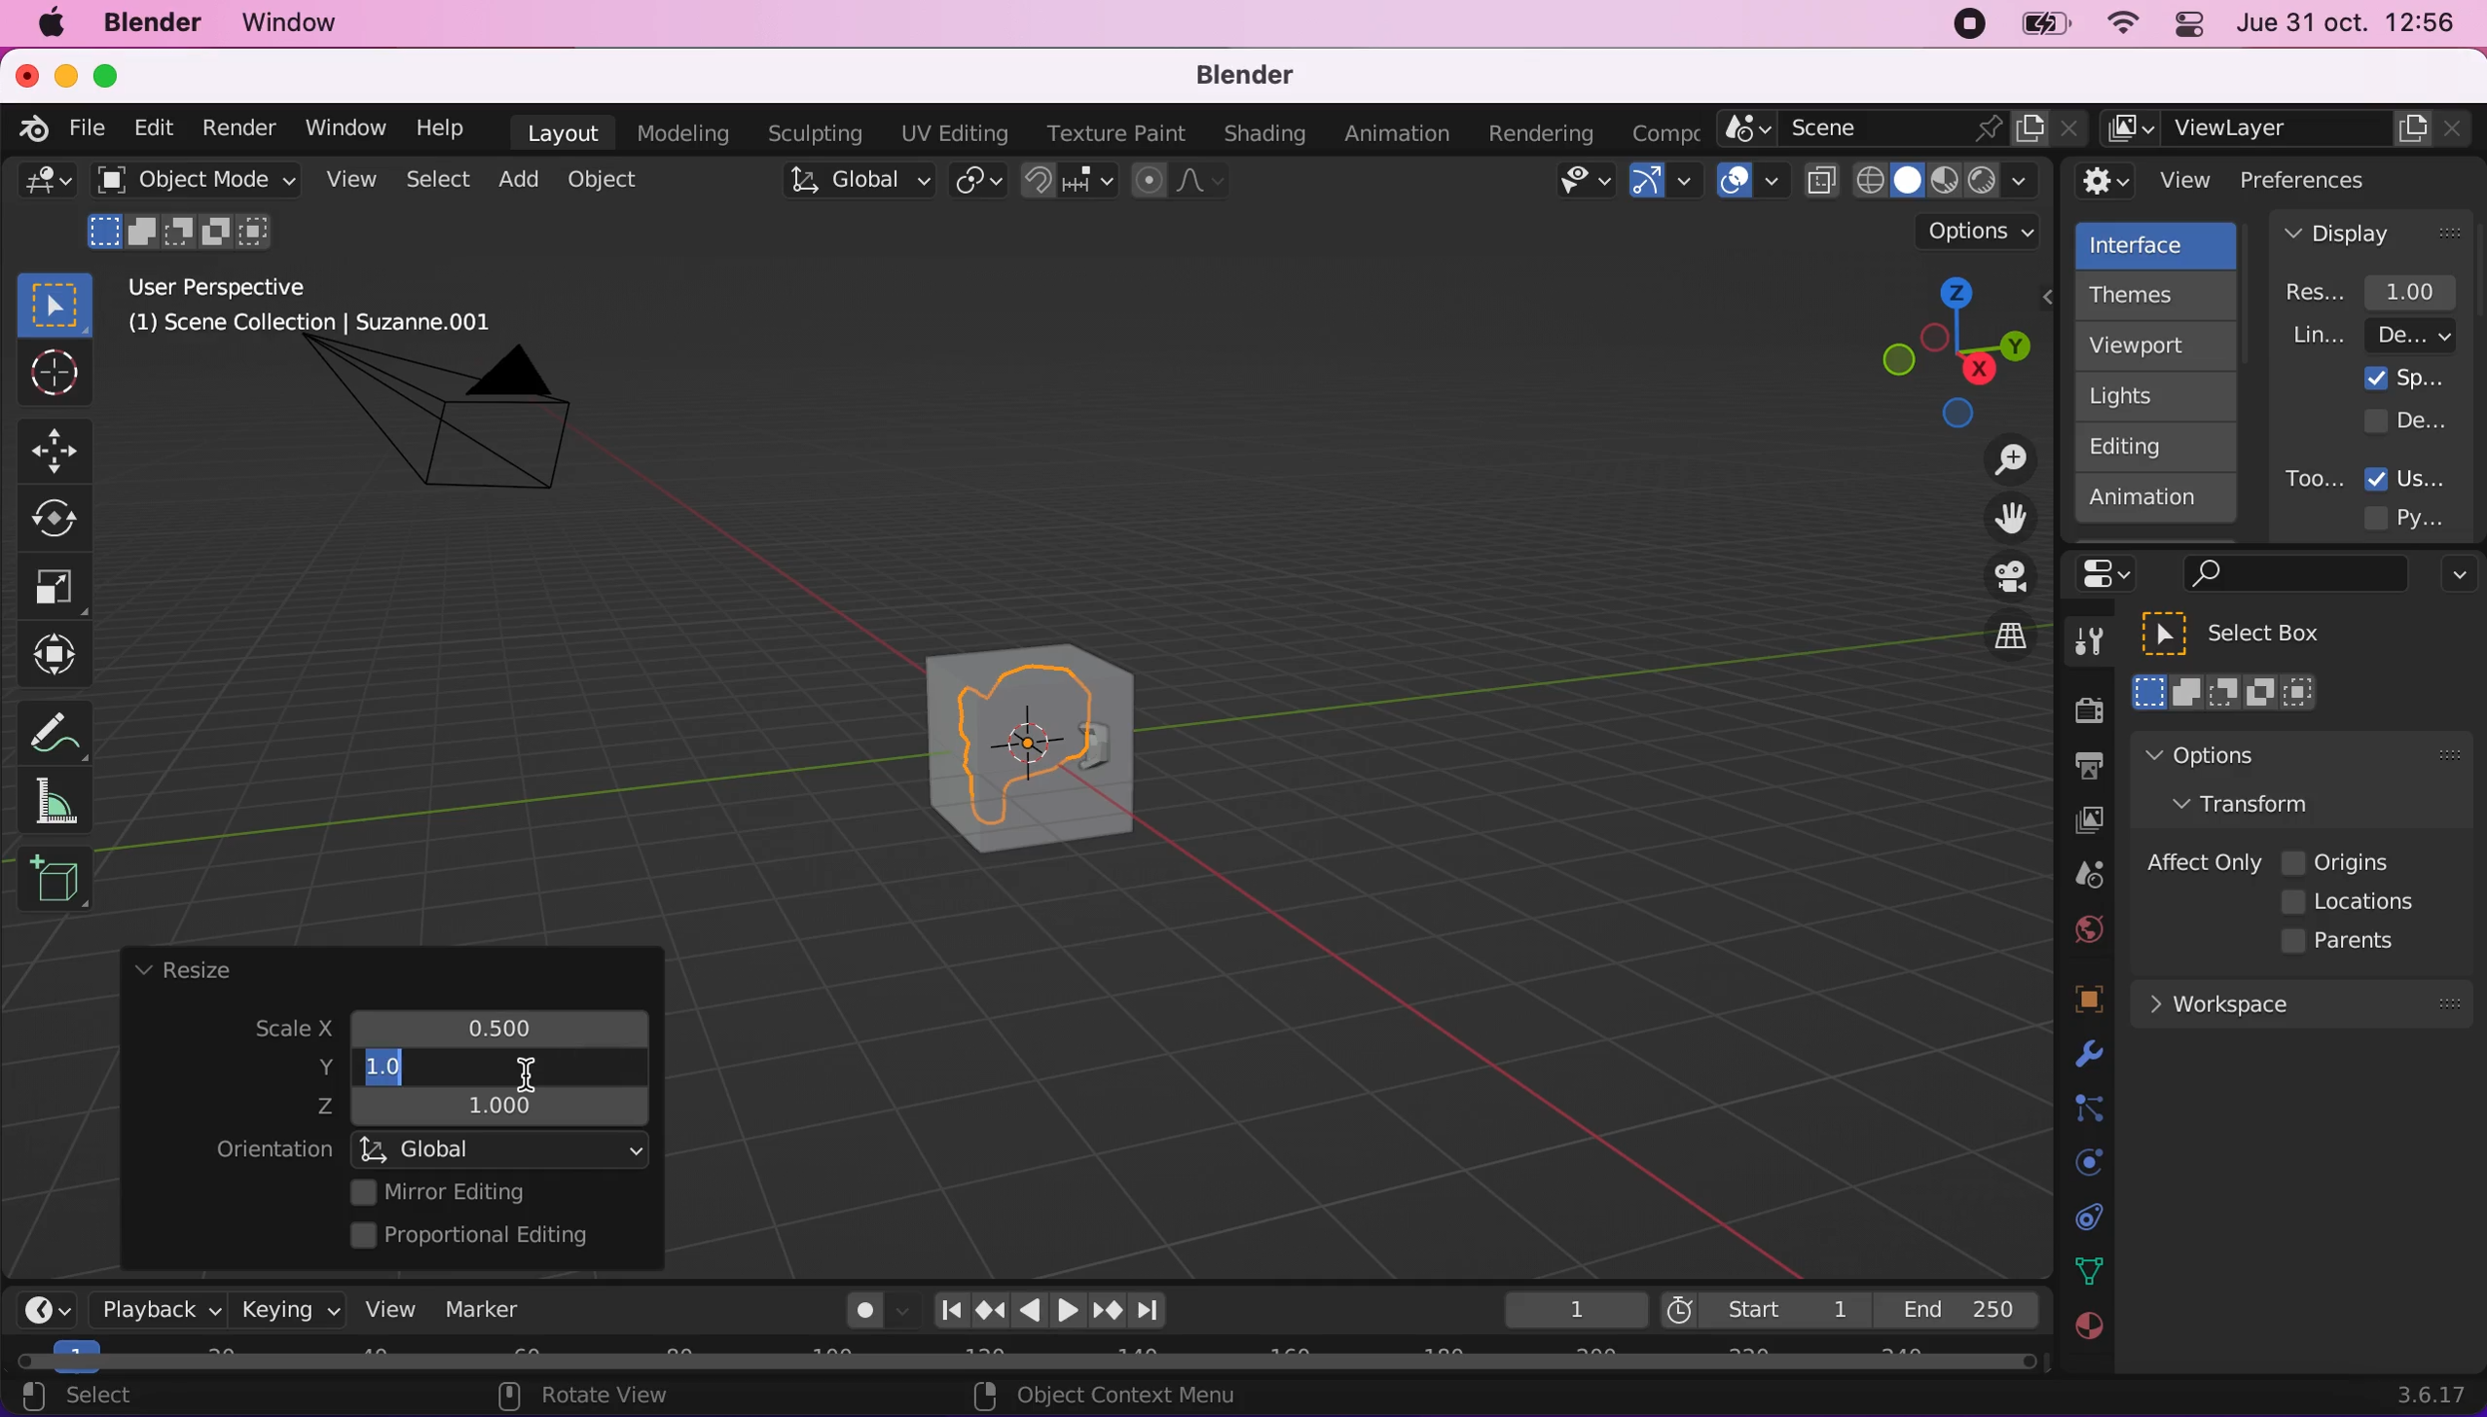  Describe the element at coordinates (98, 1398) in the screenshot. I see `select` at that location.